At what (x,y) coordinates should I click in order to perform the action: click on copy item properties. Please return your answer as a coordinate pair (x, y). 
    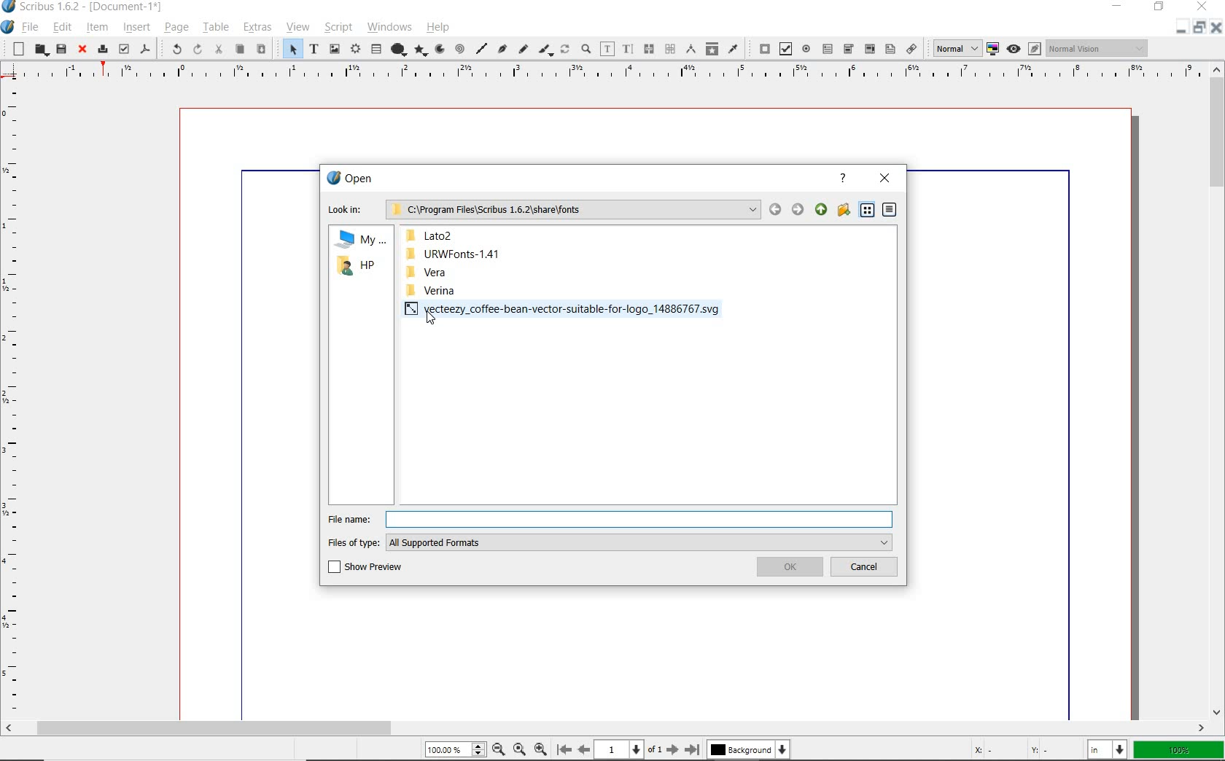
    Looking at the image, I should click on (711, 48).